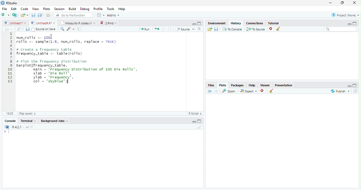 The width and height of the screenshot is (361, 190). Describe the element at coordinates (217, 23) in the screenshot. I see `Environment` at that location.